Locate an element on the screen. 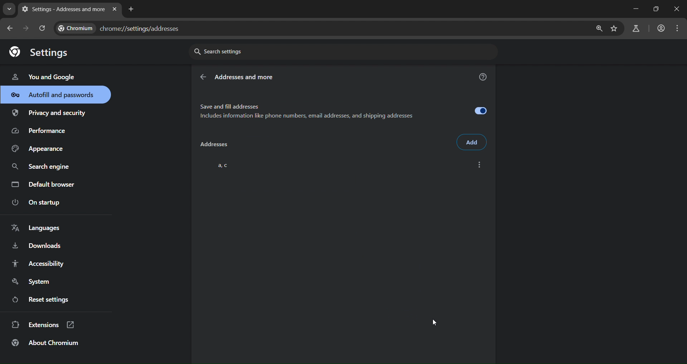 The height and width of the screenshot is (364, 687). account is located at coordinates (660, 29).